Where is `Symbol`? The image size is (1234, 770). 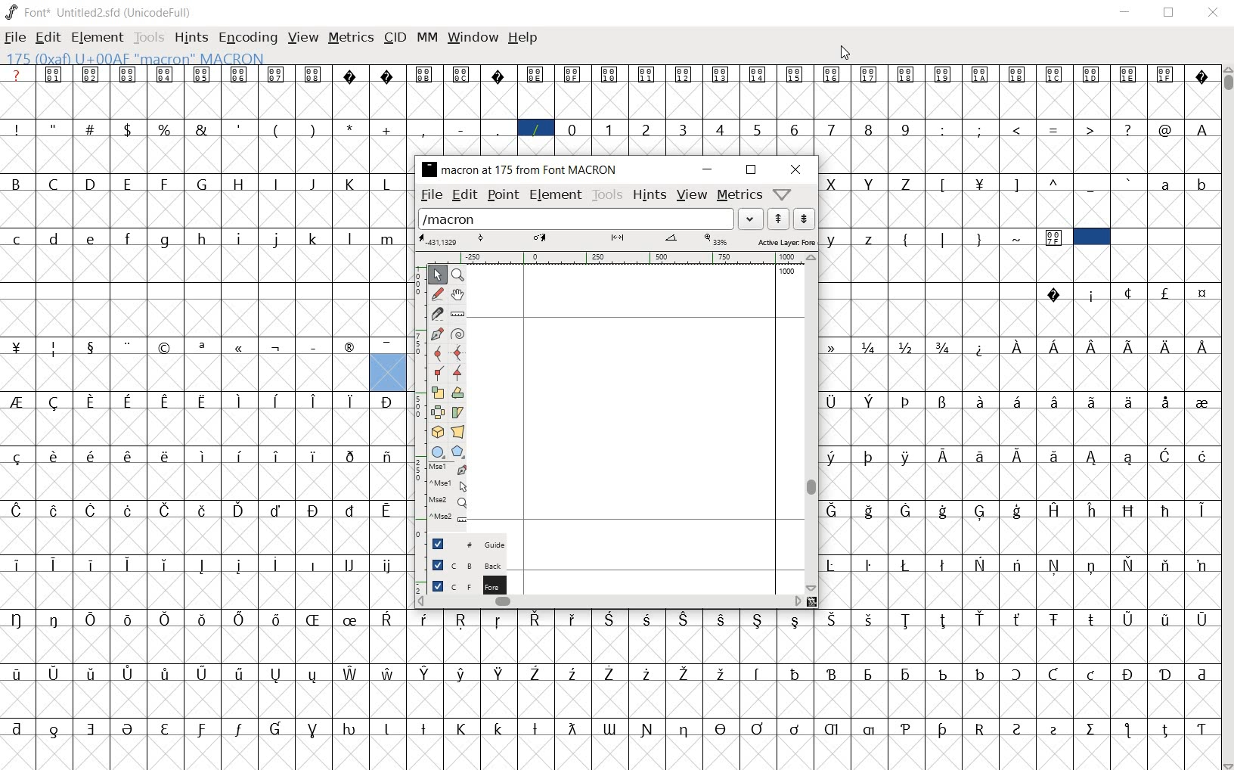
Symbol is located at coordinates (981, 402).